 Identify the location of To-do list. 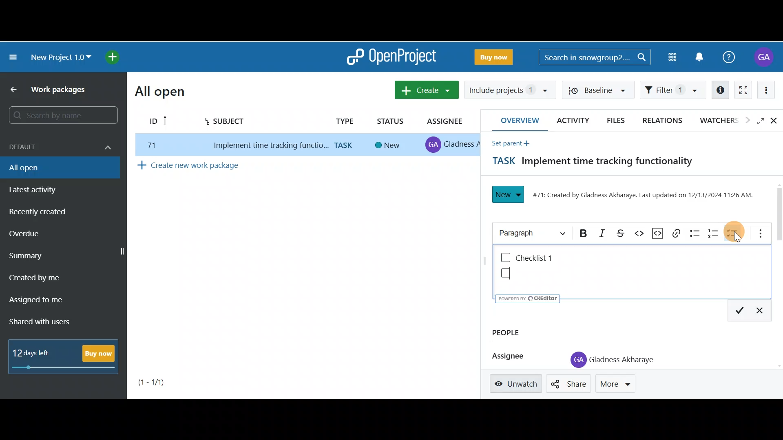
(734, 232).